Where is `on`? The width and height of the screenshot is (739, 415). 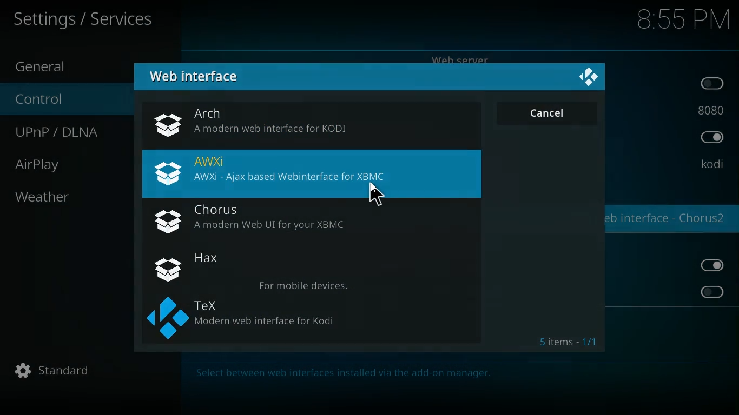 on is located at coordinates (712, 139).